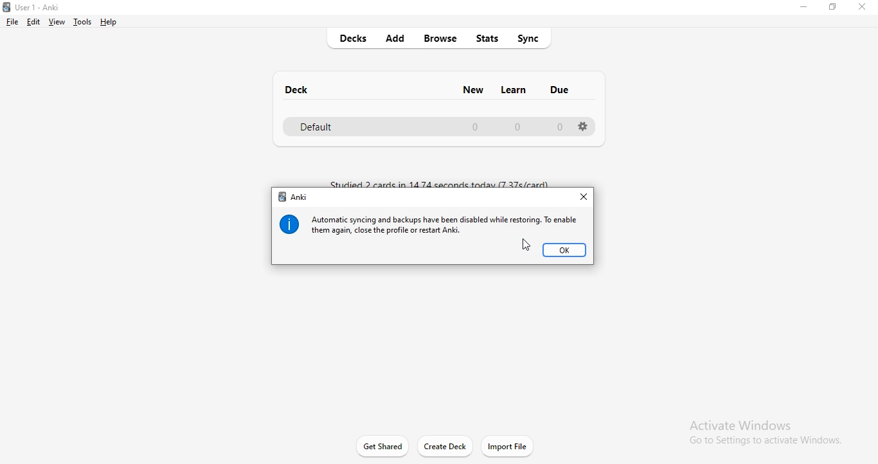 The image size is (878, 464). Describe the element at coordinates (83, 22) in the screenshot. I see `tools` at that location.